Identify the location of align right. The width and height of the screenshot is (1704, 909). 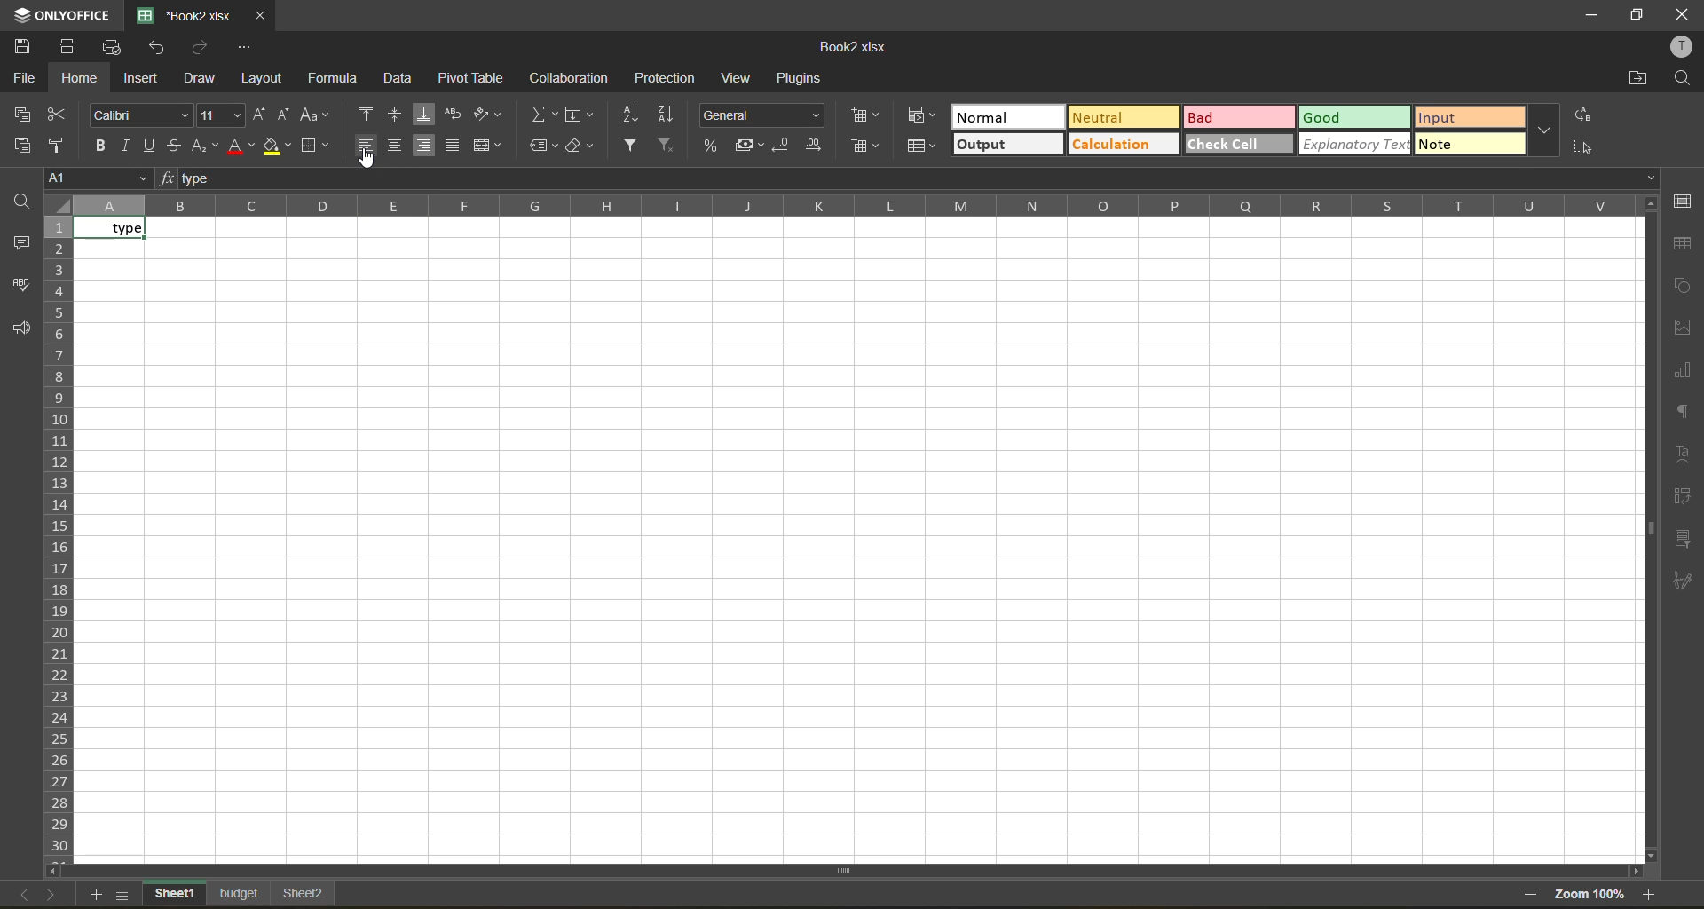
(424, 144).